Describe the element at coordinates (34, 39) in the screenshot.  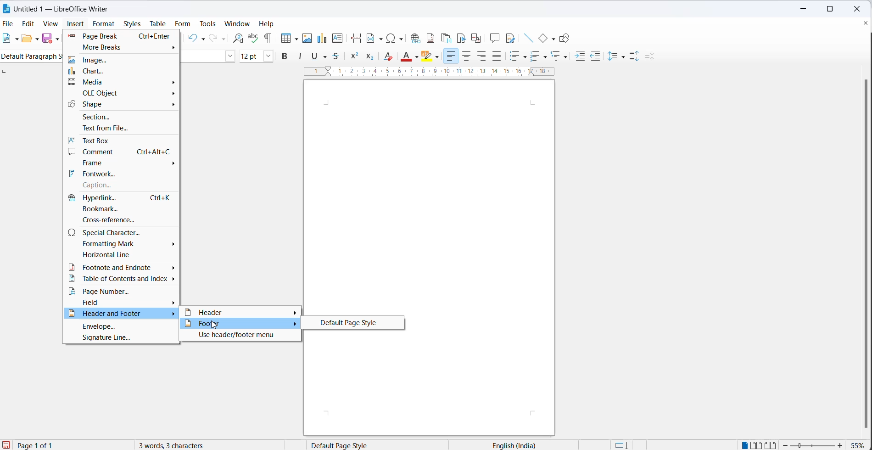
I see `open options` at that location.